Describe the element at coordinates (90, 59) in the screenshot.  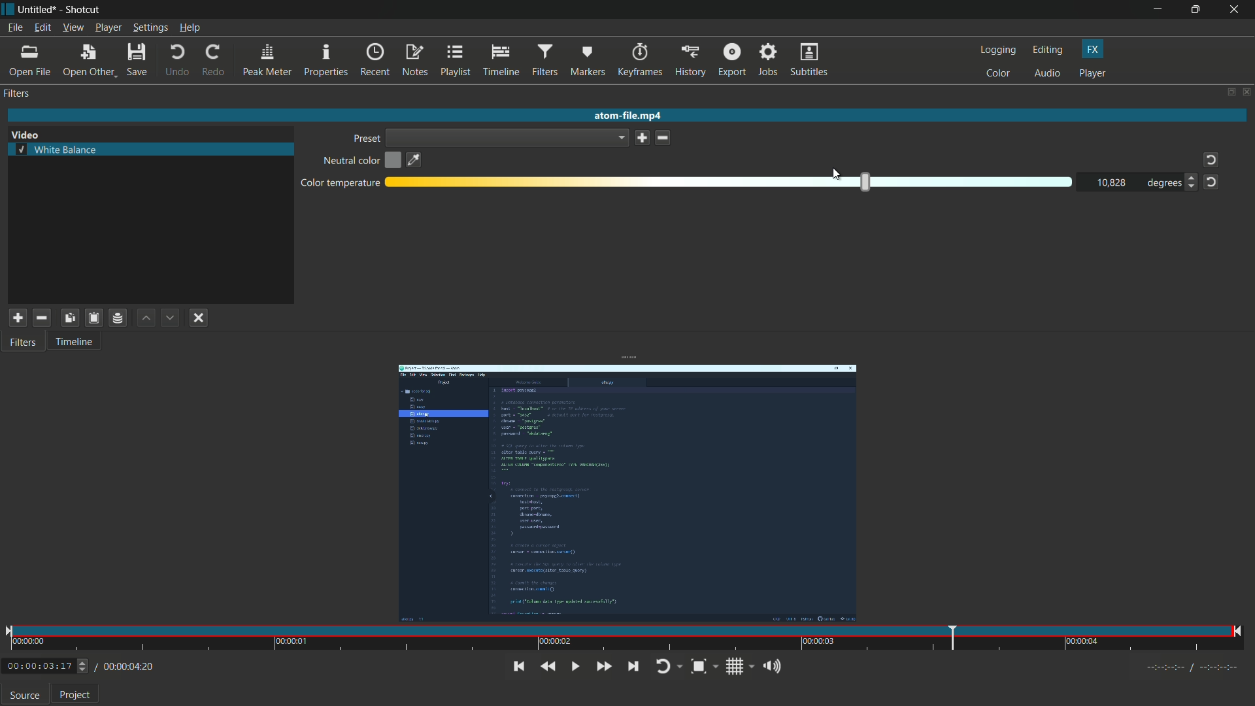
I see `open other` at that location.